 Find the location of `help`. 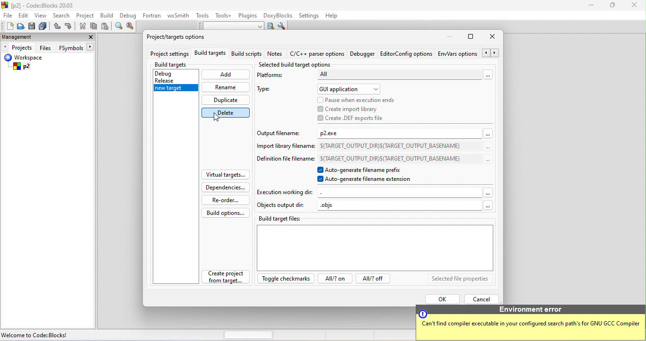

help is located at coordinates (336, 16).